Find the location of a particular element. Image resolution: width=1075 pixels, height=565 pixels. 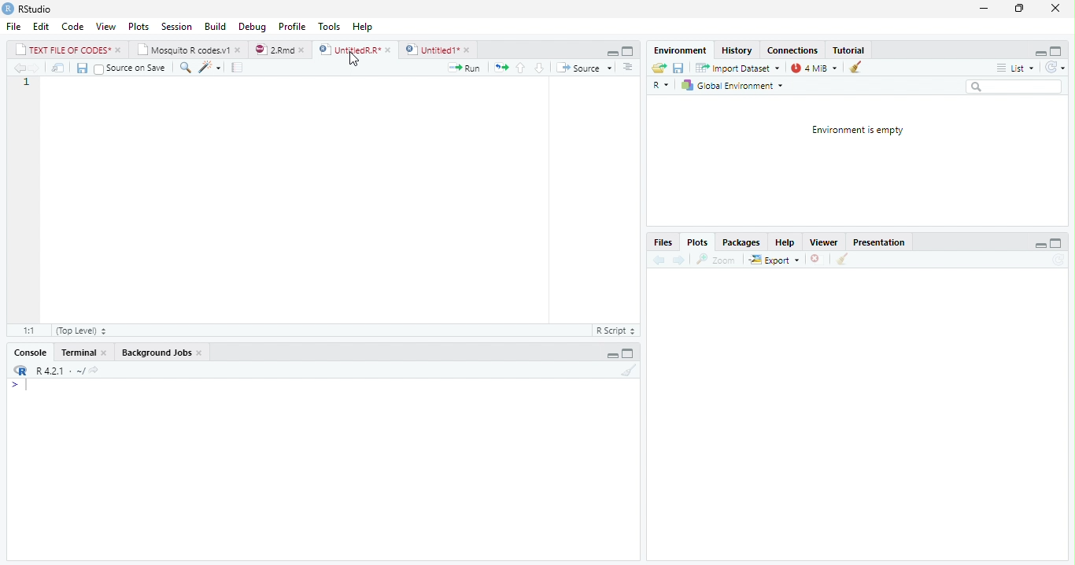

Source  is located at coordinates (589, 68).